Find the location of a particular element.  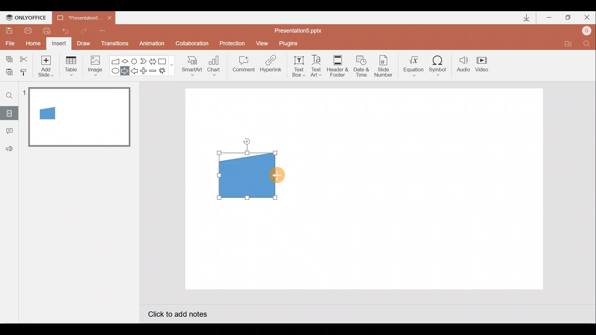

Slide number is located at coordinates (385, 66).